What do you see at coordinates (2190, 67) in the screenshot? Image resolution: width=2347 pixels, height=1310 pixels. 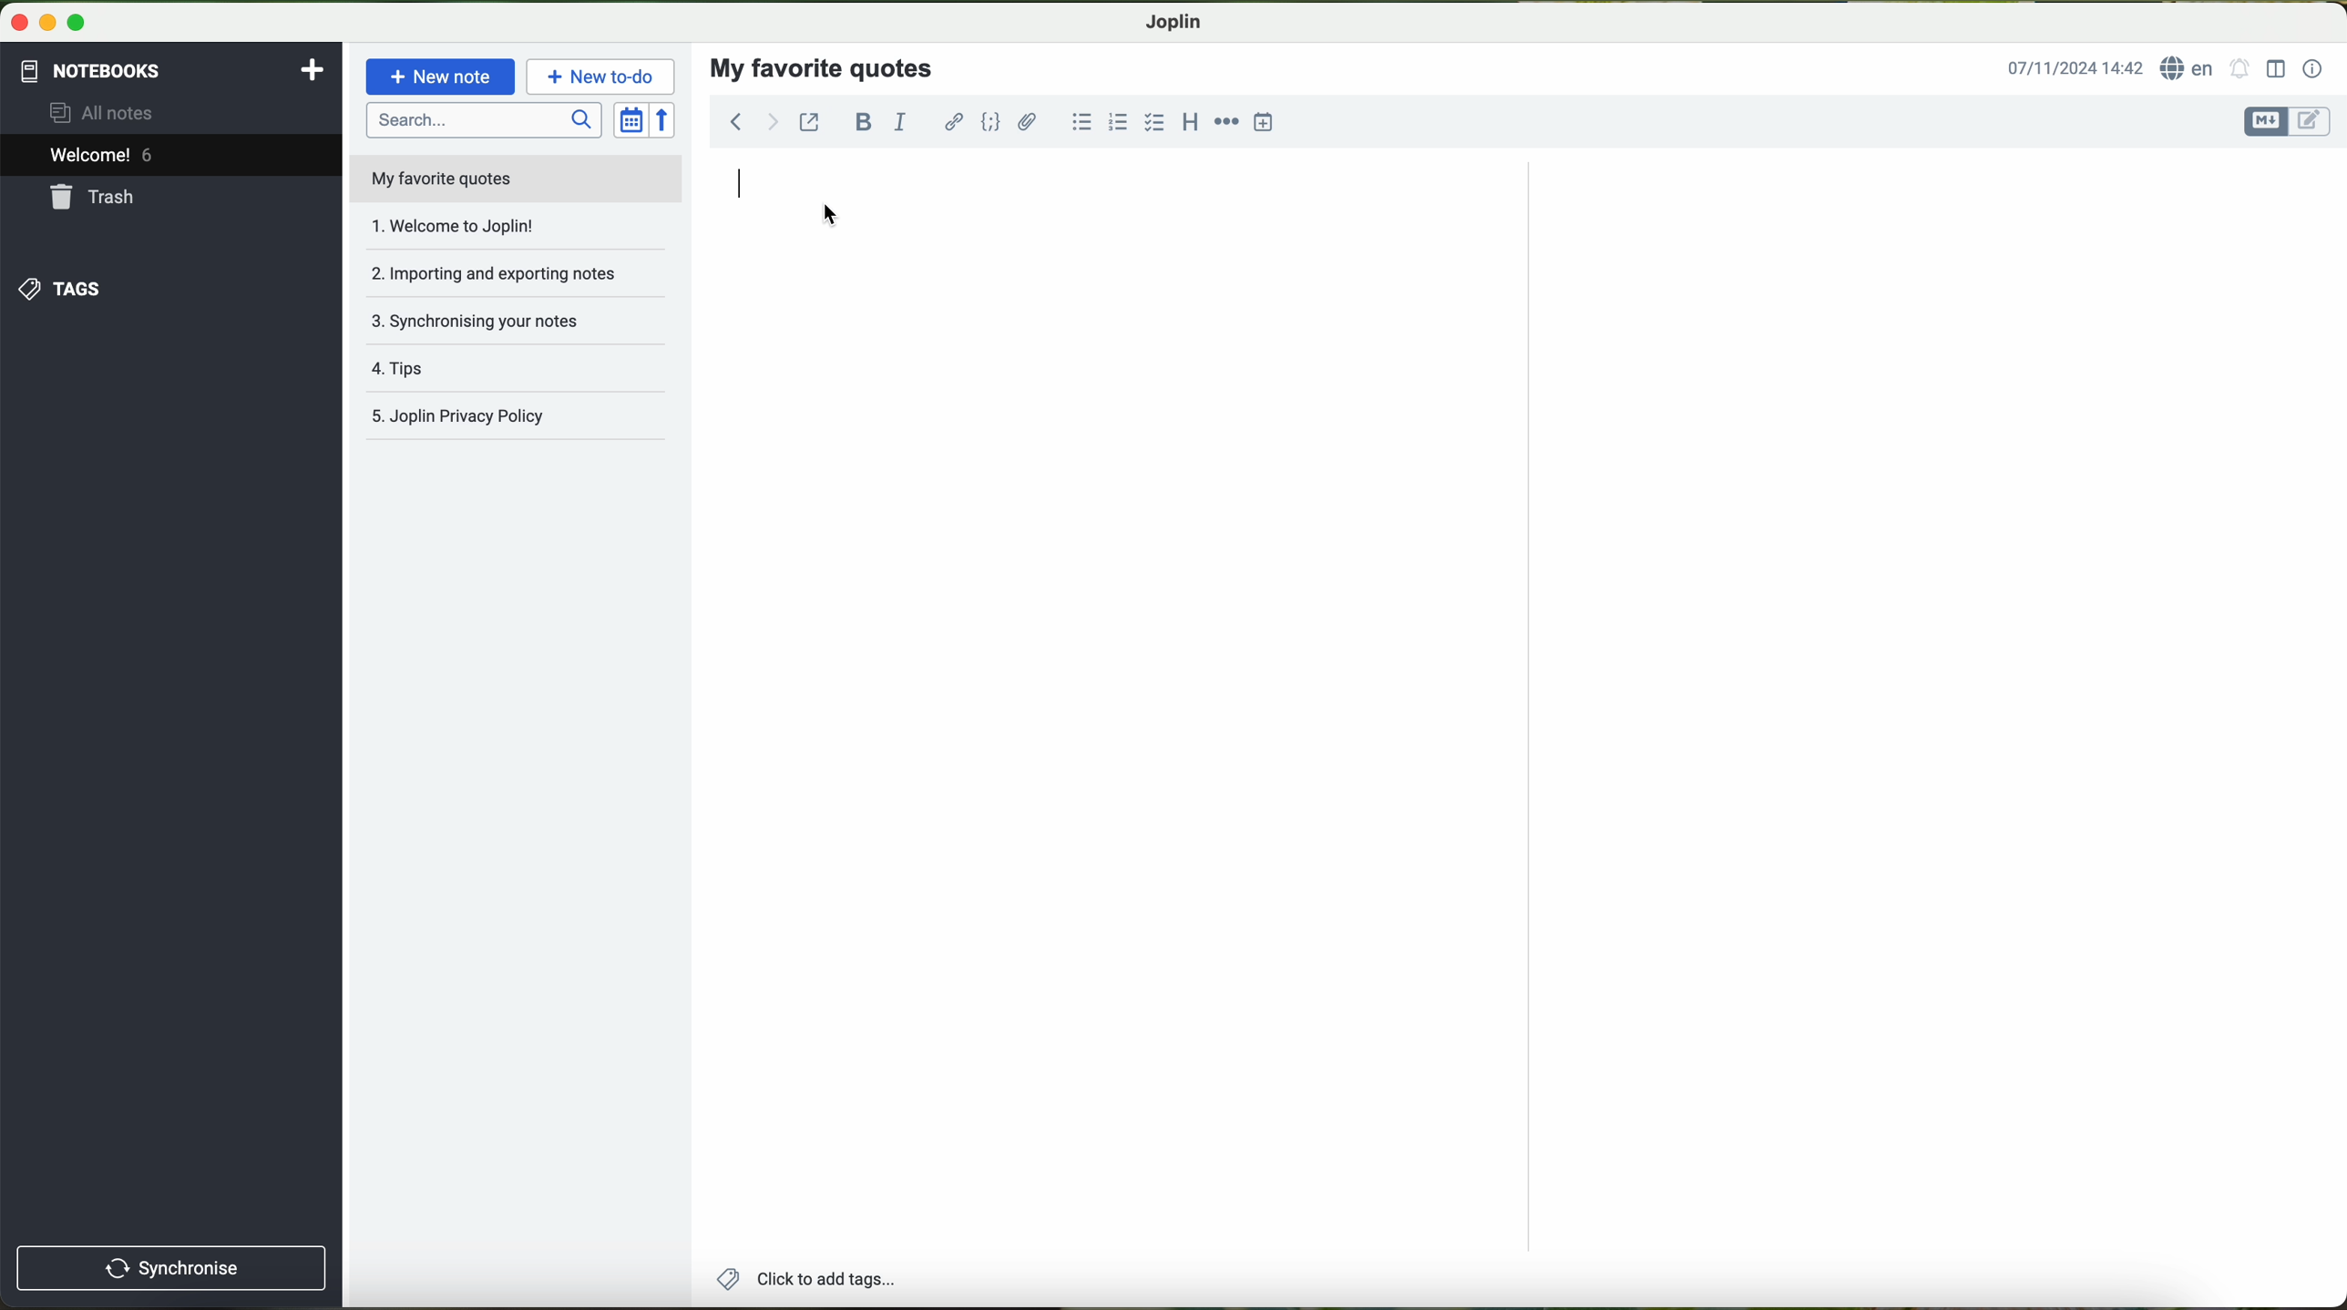 I see `language` at bounding box center [2190, 67].